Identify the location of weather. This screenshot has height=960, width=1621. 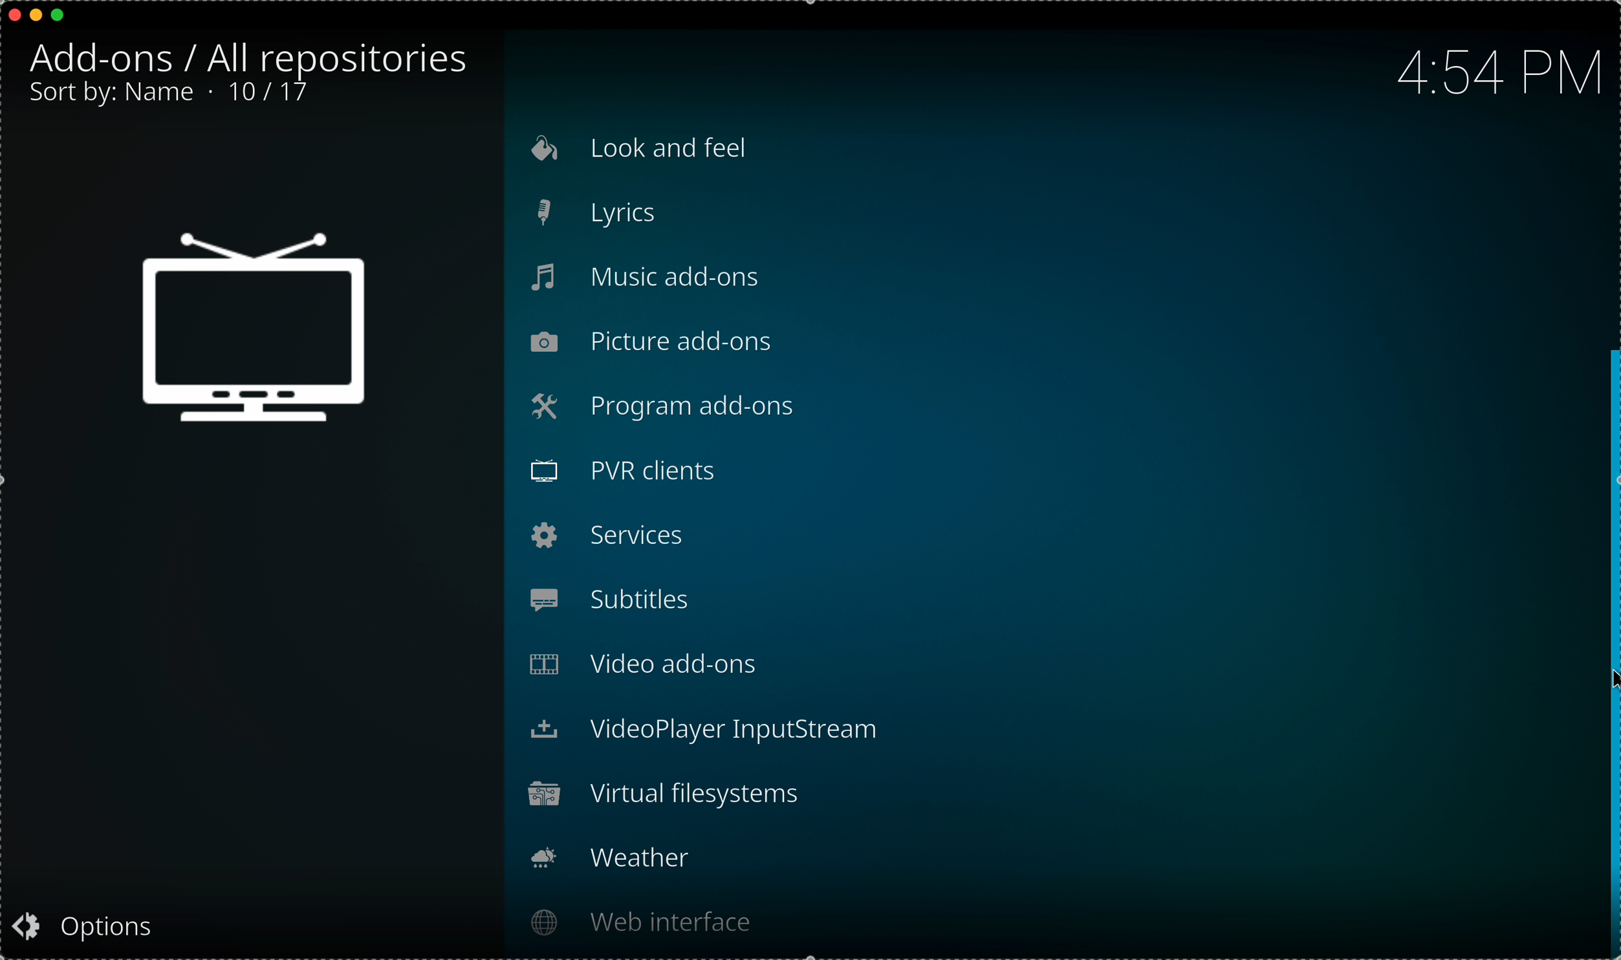
(619, 858).